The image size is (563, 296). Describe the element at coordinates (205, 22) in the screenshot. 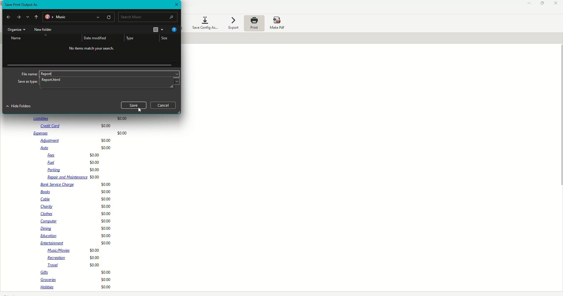

I see `Save Config as` at that location.